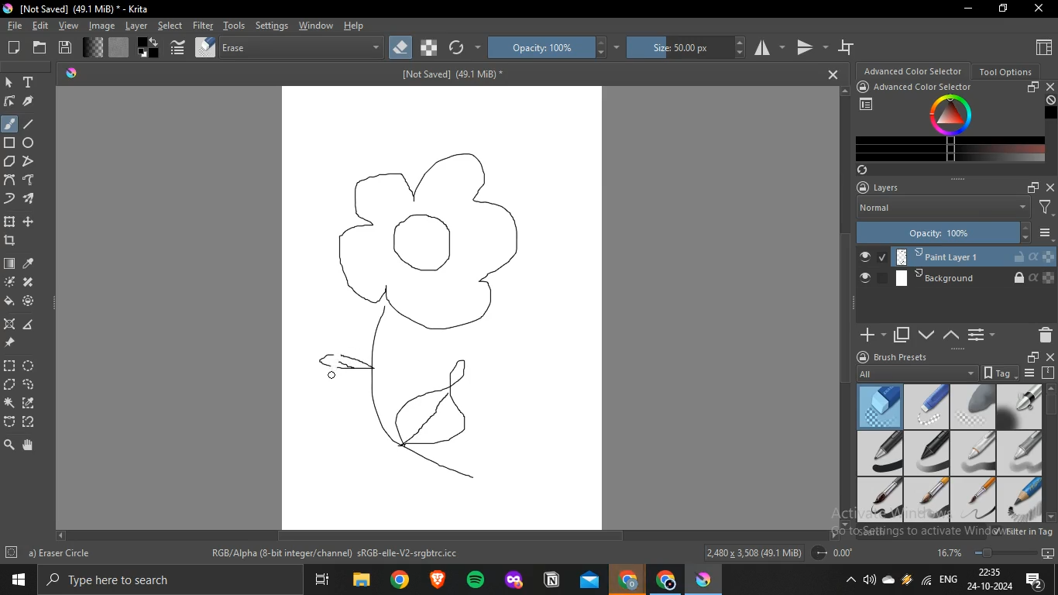 The image size is (1058, 595). I want to click on transform layer, so click(11, 222).